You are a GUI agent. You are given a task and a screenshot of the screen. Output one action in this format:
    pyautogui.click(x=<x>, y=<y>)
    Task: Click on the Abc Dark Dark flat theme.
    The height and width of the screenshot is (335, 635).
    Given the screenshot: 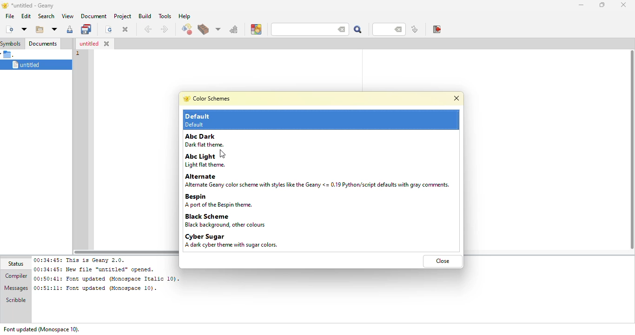 What is the action you would take?
    pyautogui.click(x=216, y=140)
    